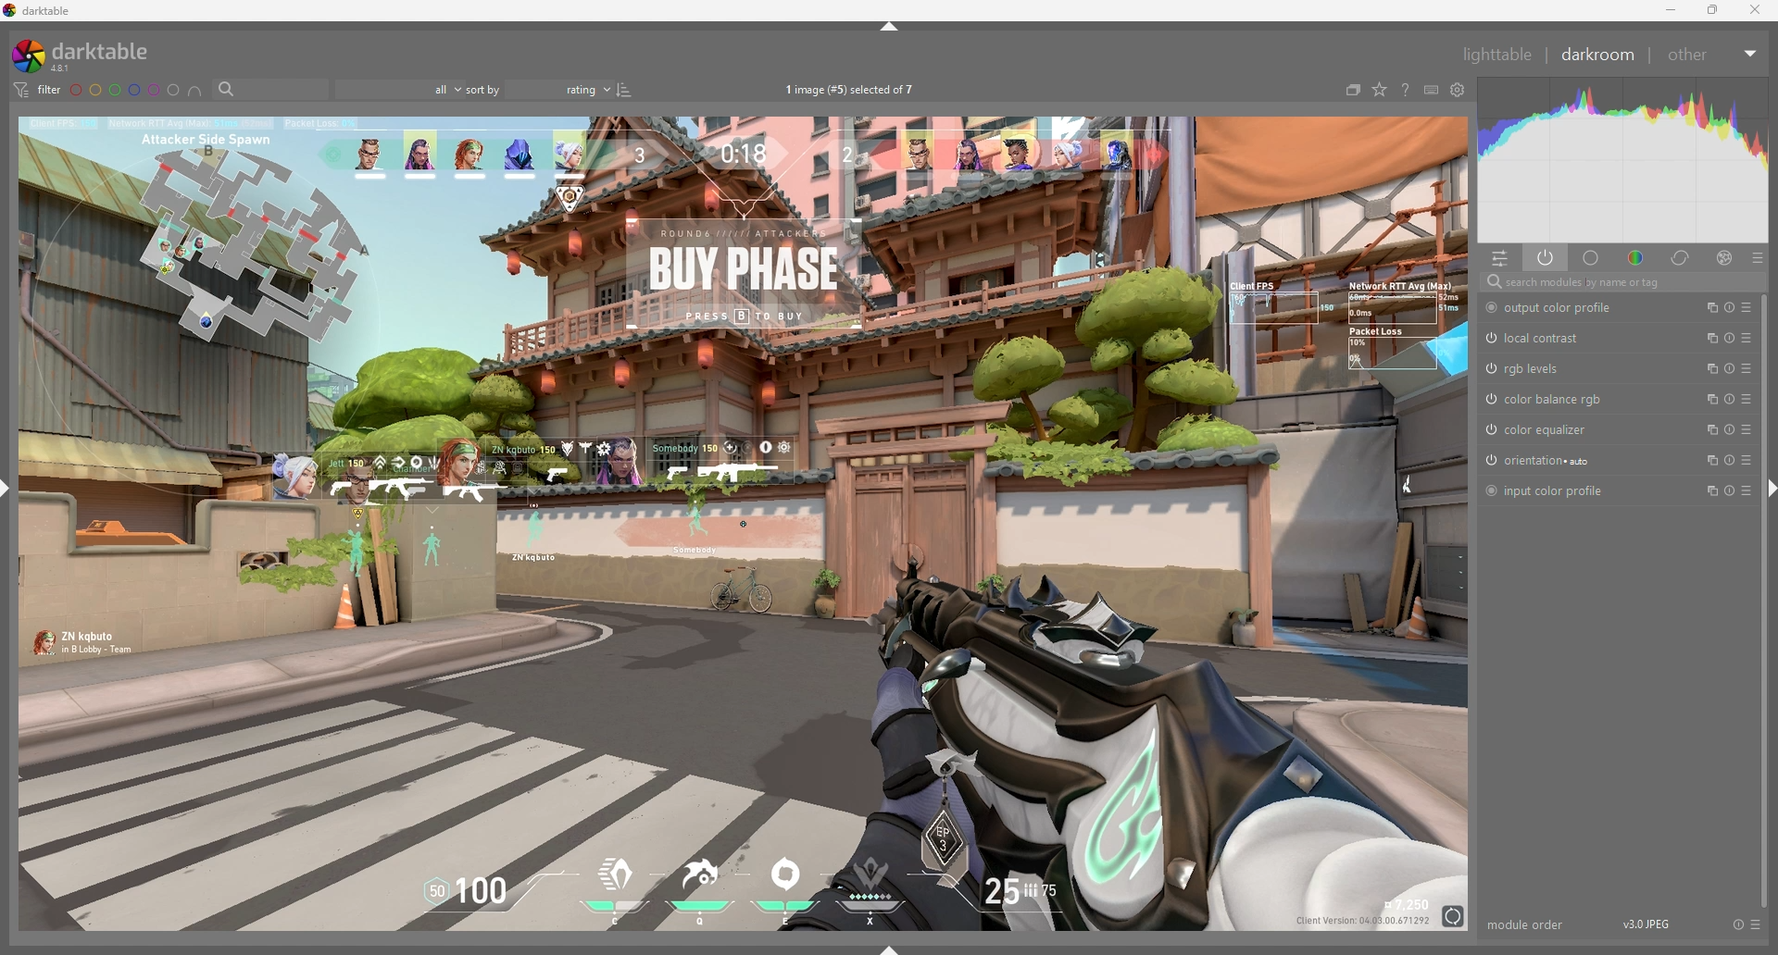 The width and height of the screenshot is (1778, 955). I want to click on active modules, so click(1546, 257).